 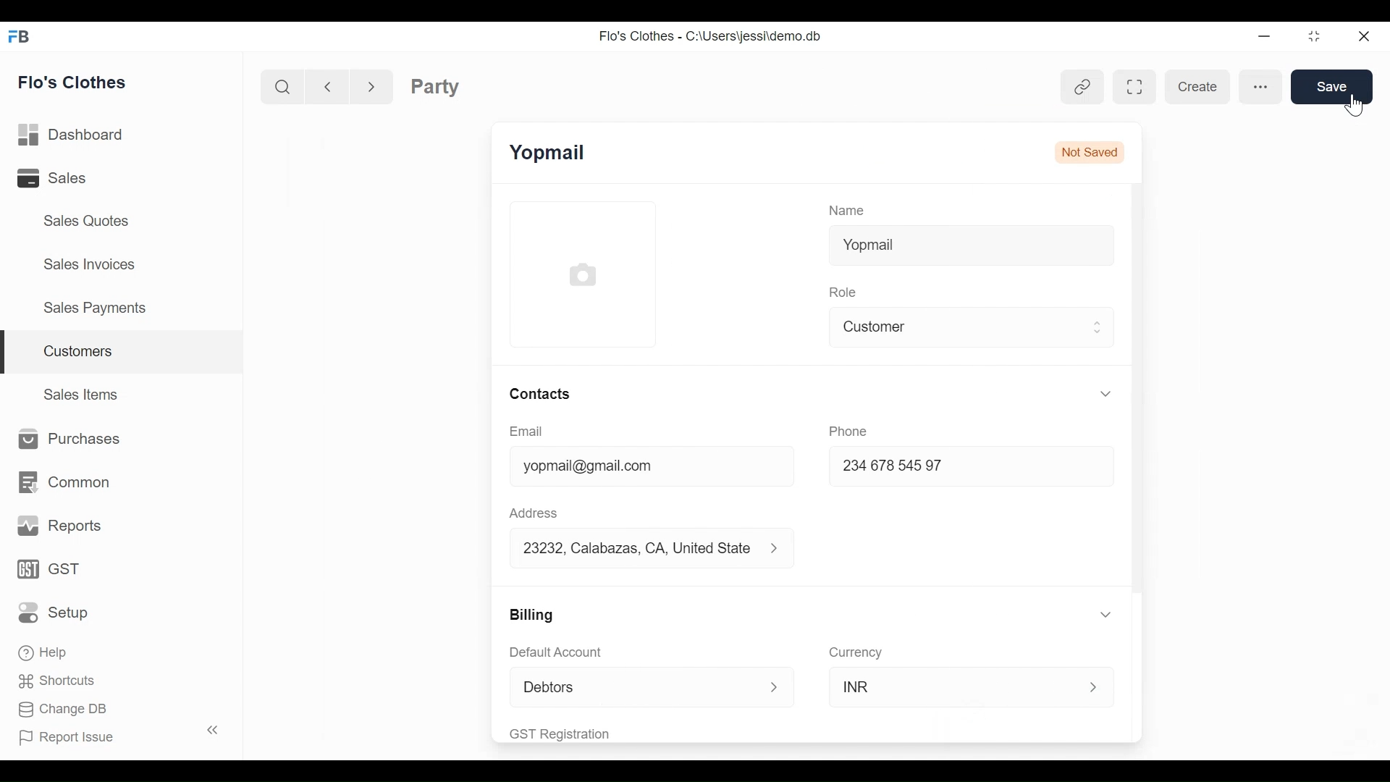 I want to click on Expand, so click(x=1097, y=329).